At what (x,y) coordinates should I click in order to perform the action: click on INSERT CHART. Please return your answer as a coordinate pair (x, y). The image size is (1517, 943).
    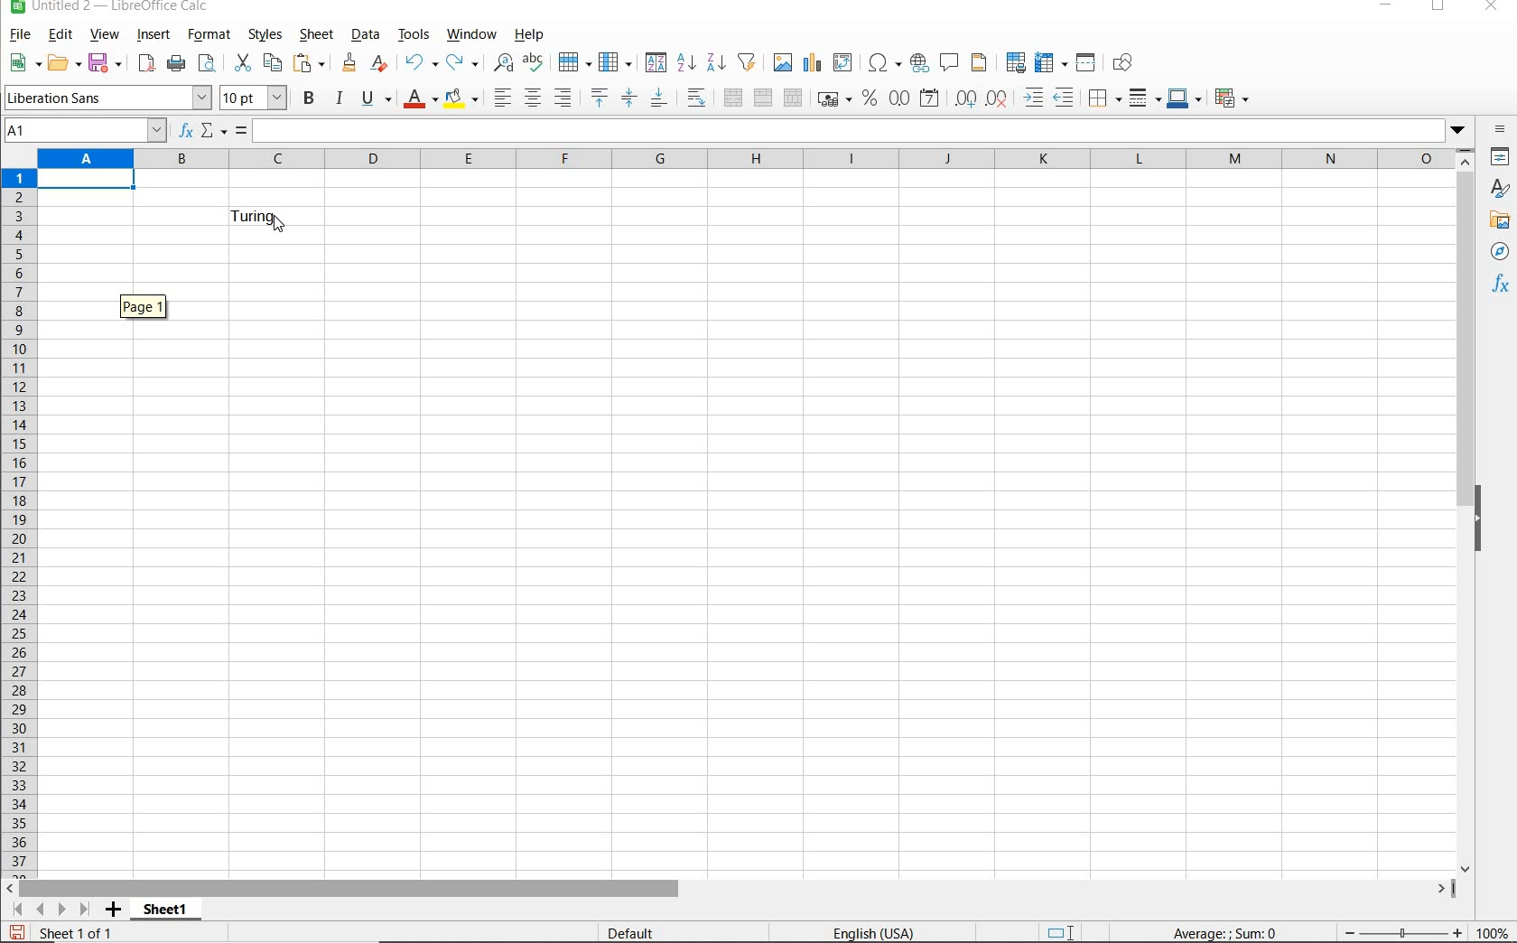
    Looking at the image, I should click on (813, 62).